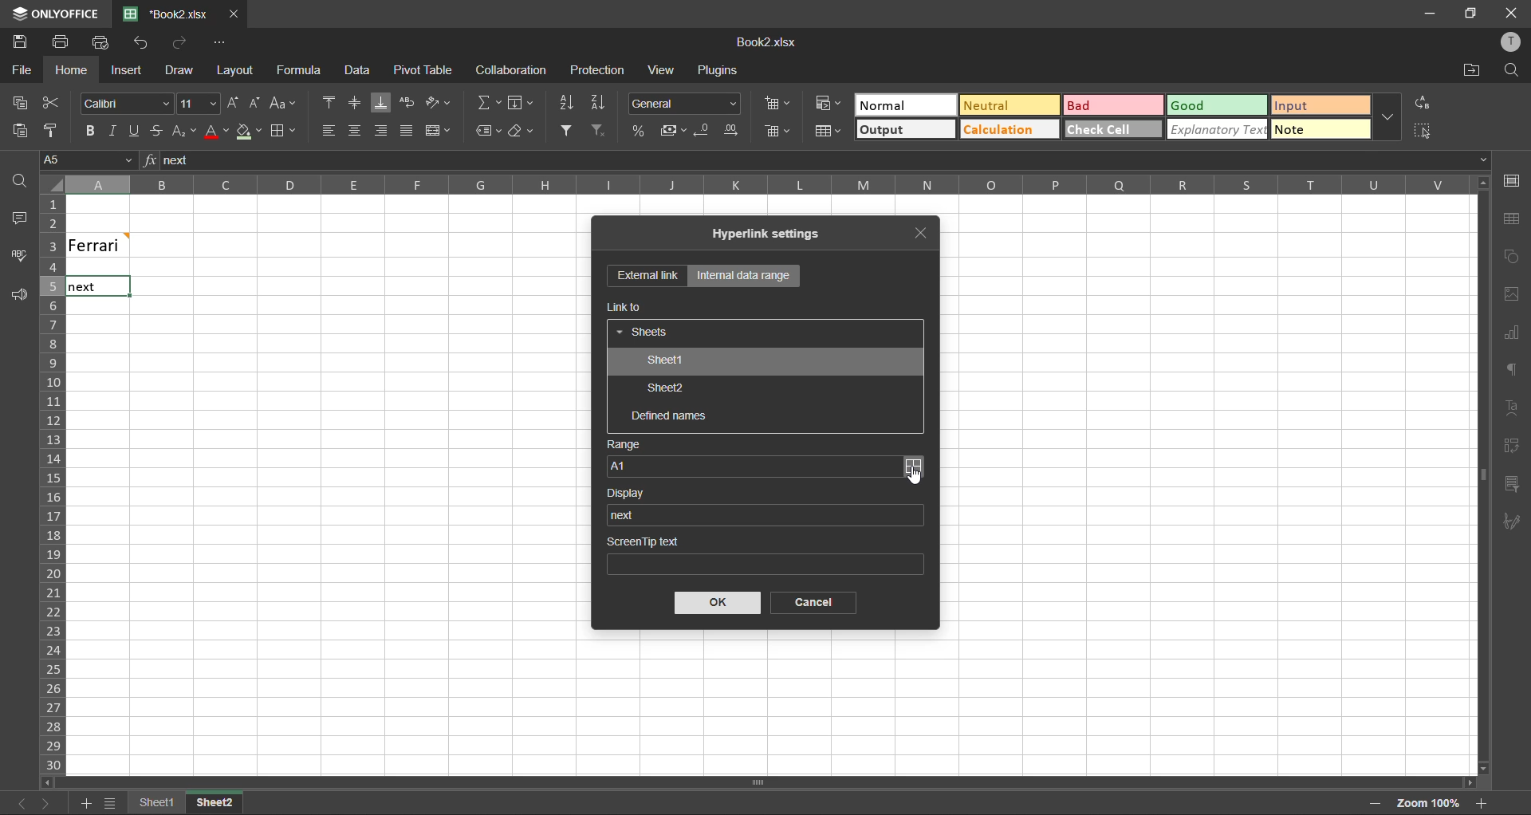 This screenshot has width=1531, height=815. I want to click on signature, so click(1509, 525).